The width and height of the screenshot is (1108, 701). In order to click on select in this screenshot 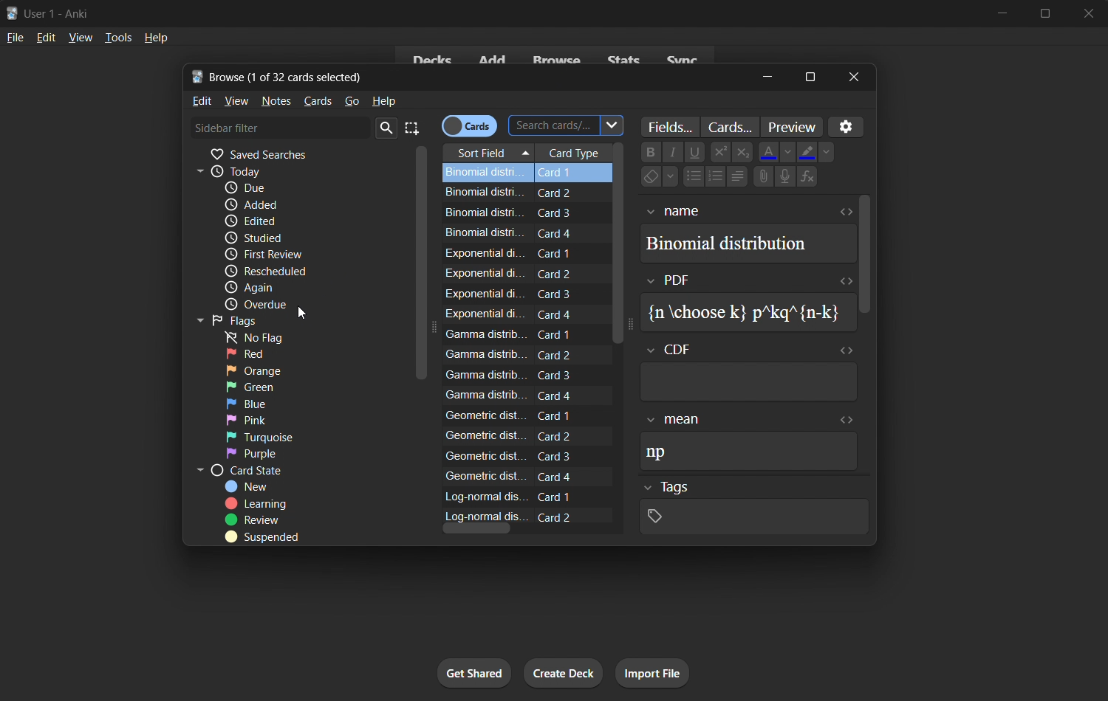, I will do `click(414, 127)`.